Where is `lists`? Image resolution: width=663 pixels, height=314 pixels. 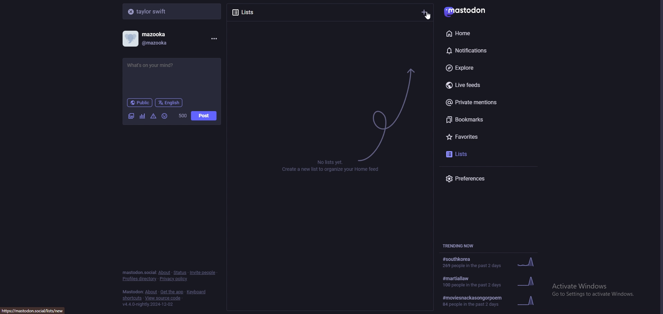 lists is located at coordinates (473, 153).